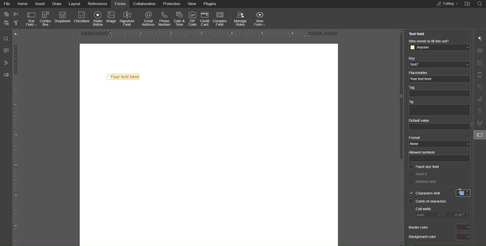 Image resolution: width=486 pixels, height=246 pixels. What do you see at coordinates (121, 4) in the screenshot?
I see `Forms` at bounding box center [121, 4].